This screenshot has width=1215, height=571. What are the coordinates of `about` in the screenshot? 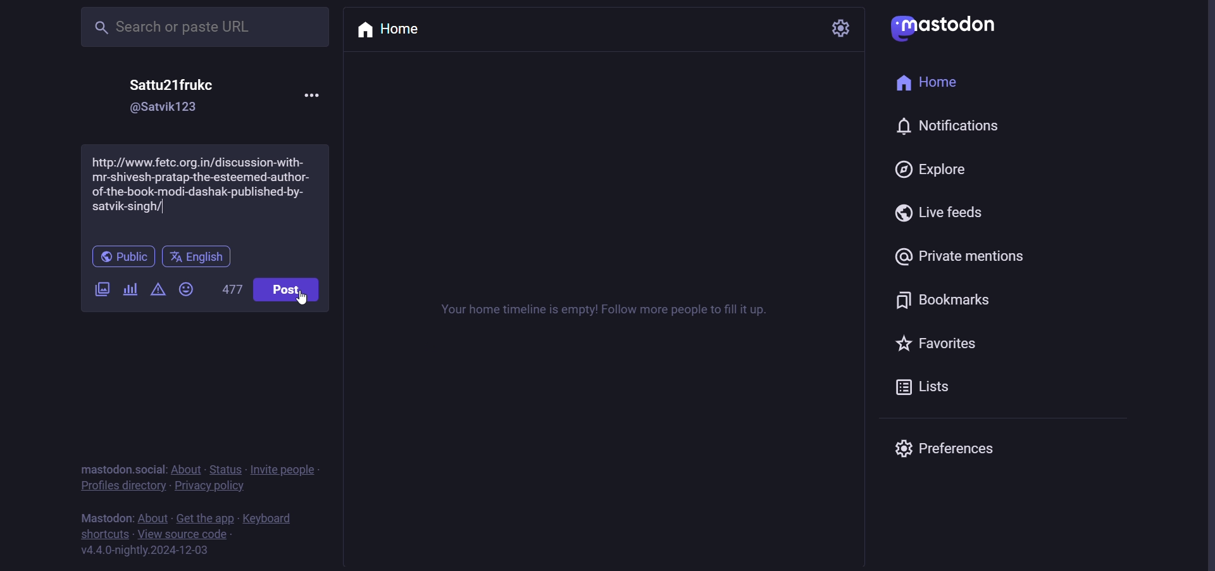 It's located at (186, 468).